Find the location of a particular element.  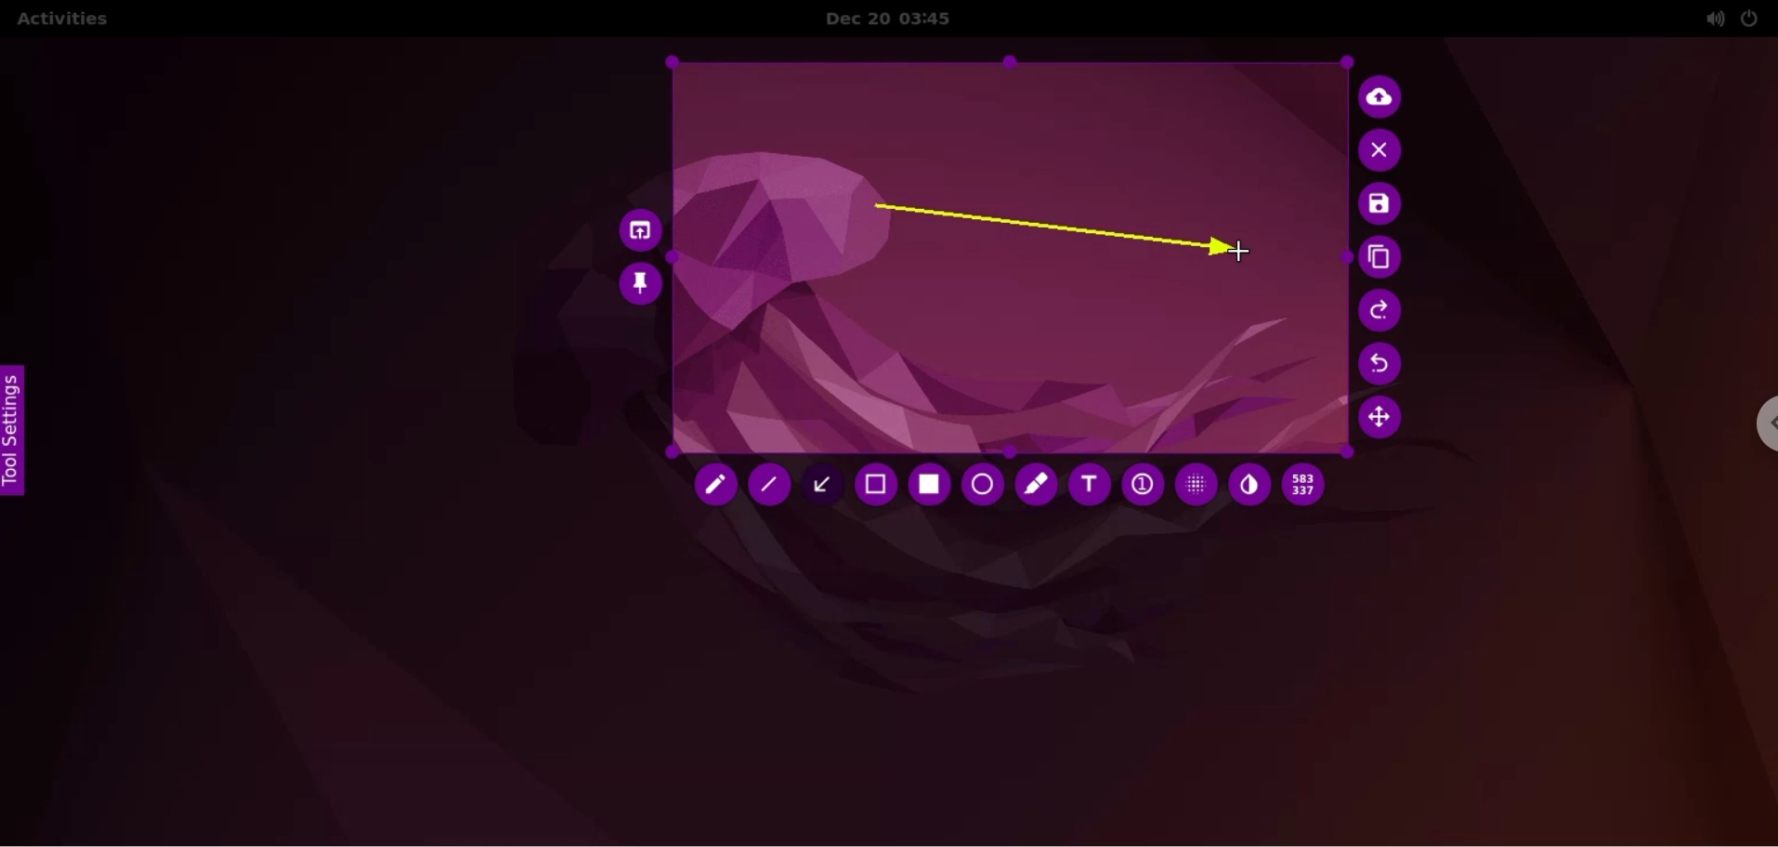

pixellate tool is located at coordinates (1191, 484).